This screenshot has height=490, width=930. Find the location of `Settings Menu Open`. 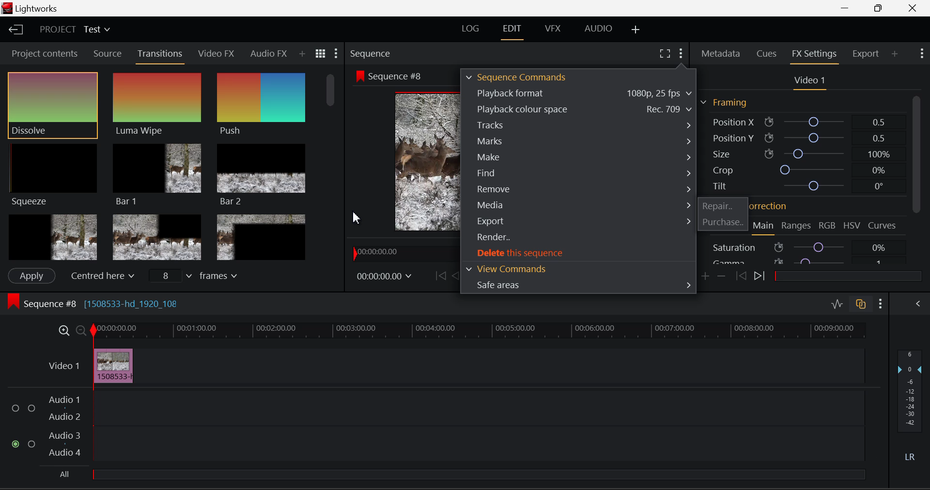

Settings Menu Open is located at coordinates (680, 52).